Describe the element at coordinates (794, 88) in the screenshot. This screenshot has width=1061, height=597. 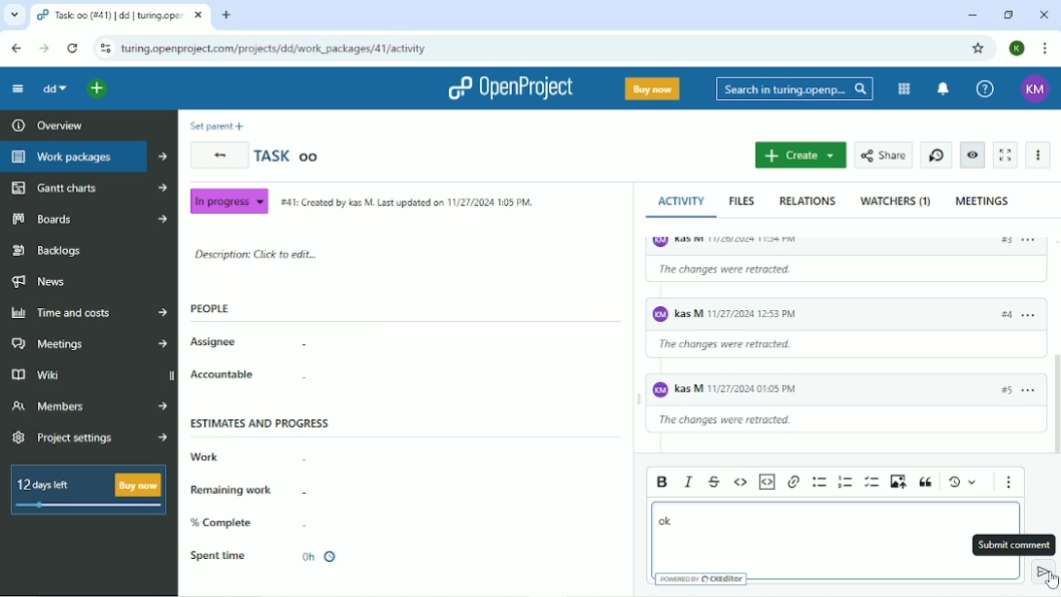
I see `Search in turing.openprojects.com` at that location.